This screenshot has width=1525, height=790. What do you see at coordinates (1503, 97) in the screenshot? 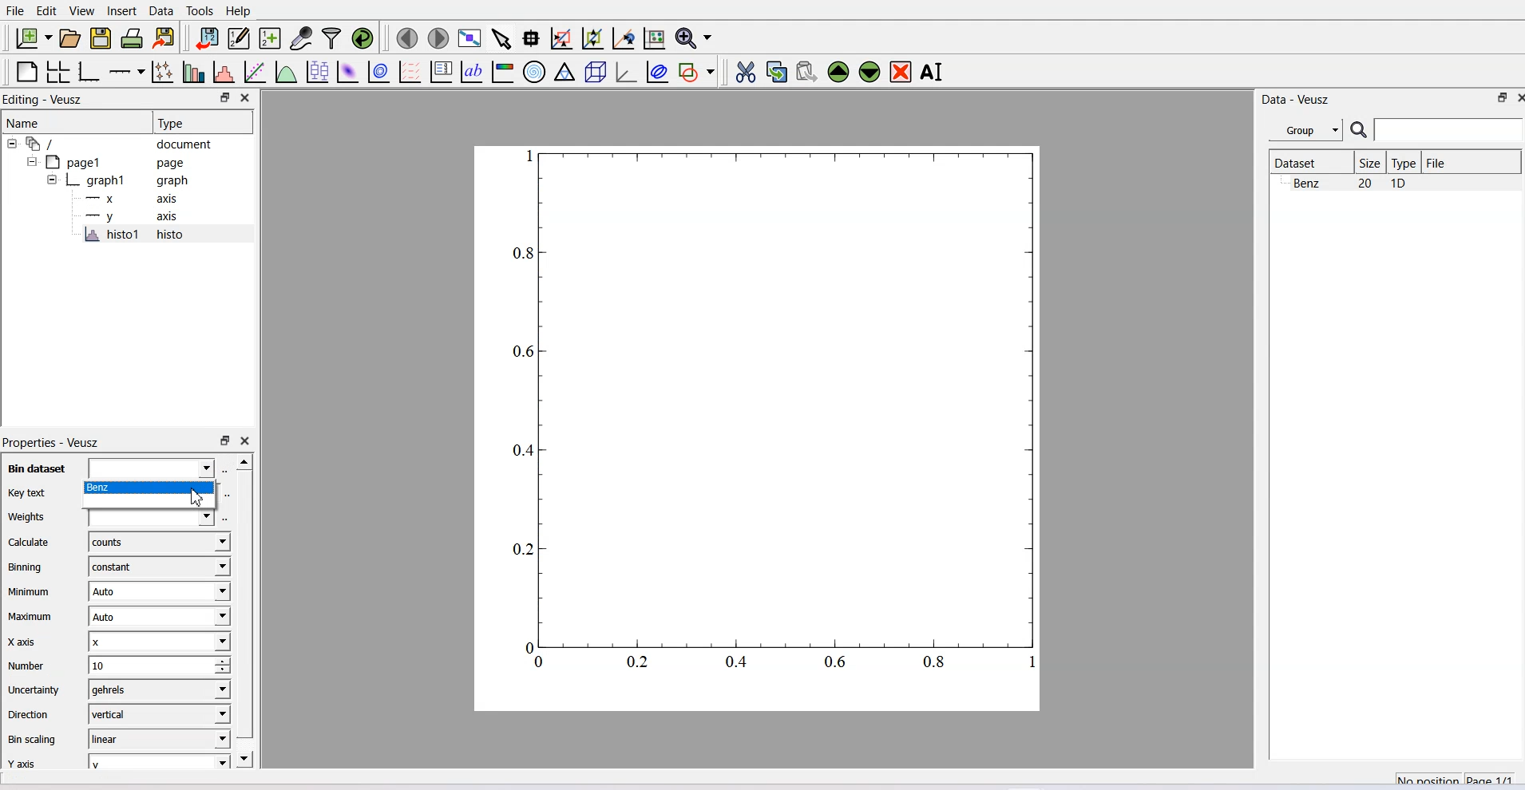
I see `Maximize` at bounding box center [1503, 97].